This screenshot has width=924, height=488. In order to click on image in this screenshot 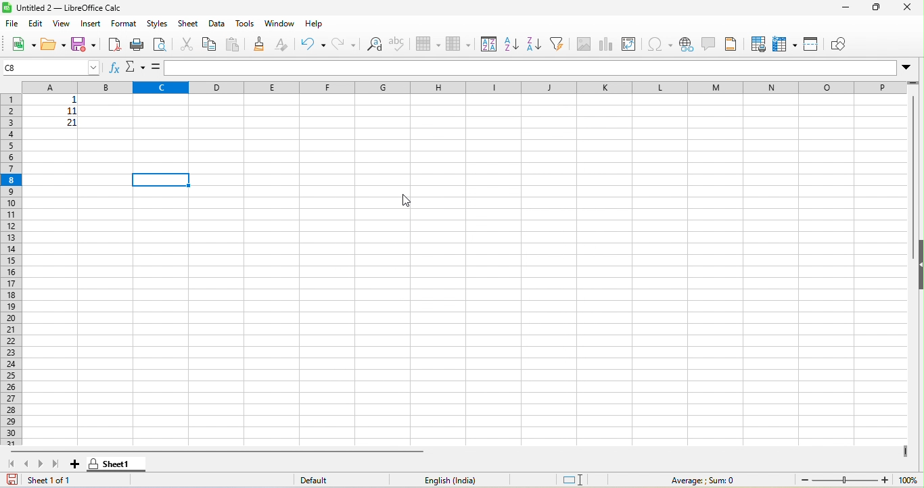, I will do `click(591, 44)`.